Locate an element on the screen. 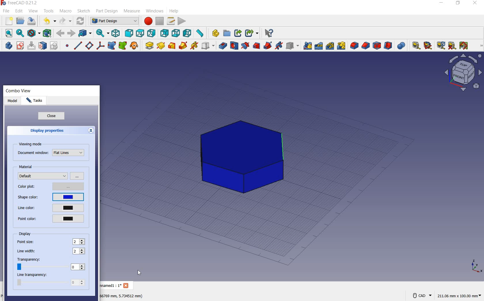 The height and width of the screenshot is (301, 484). pocket is located at coordinates (222, 46).